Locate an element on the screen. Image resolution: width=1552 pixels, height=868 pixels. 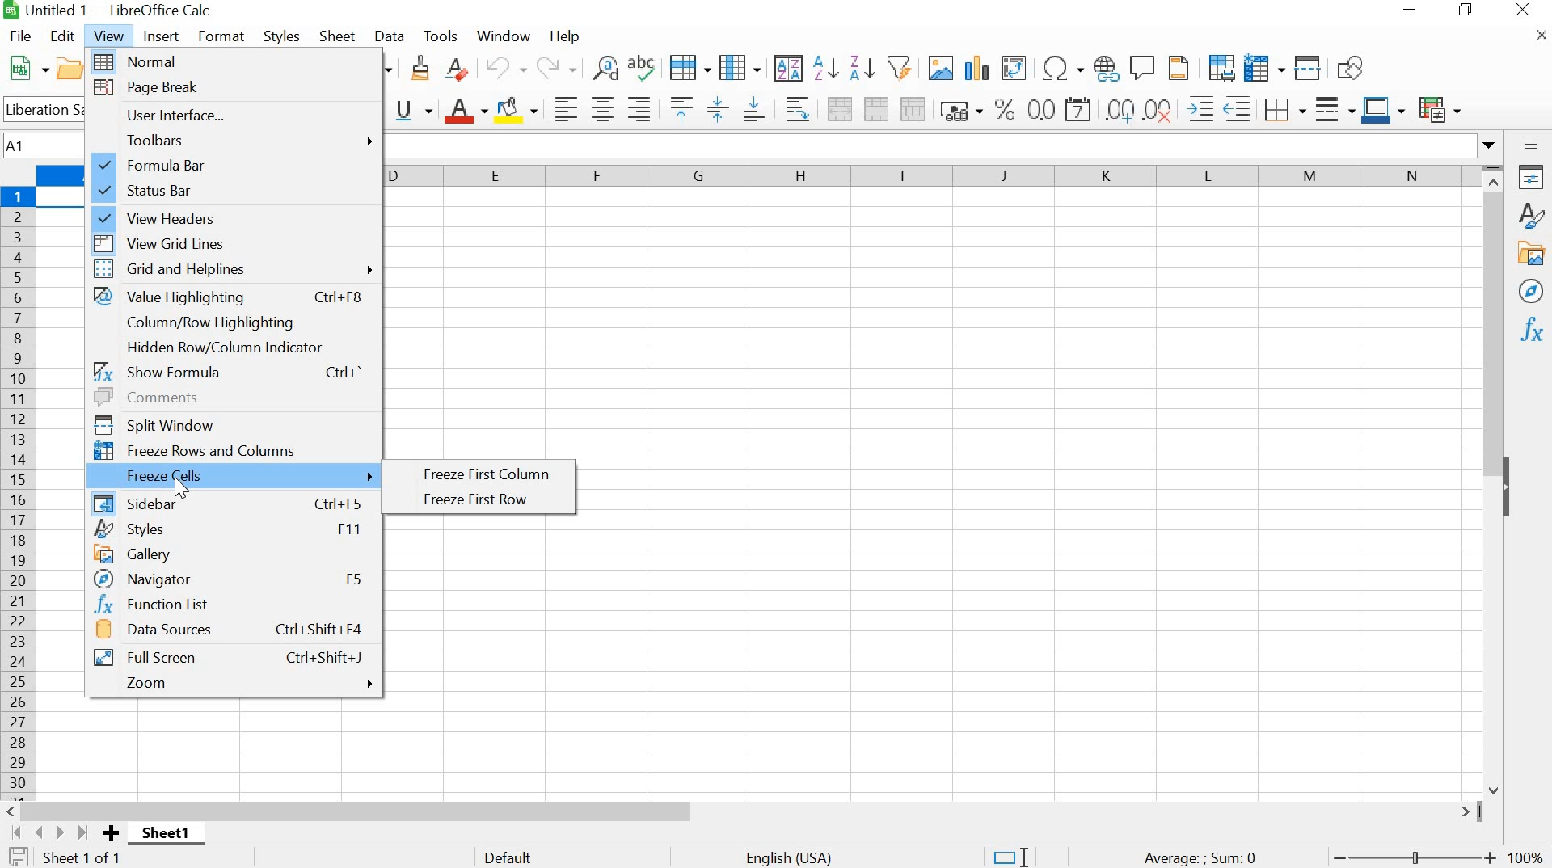
FREEZE ROWS AND COLUMNS is located at coordinates (232, 449).